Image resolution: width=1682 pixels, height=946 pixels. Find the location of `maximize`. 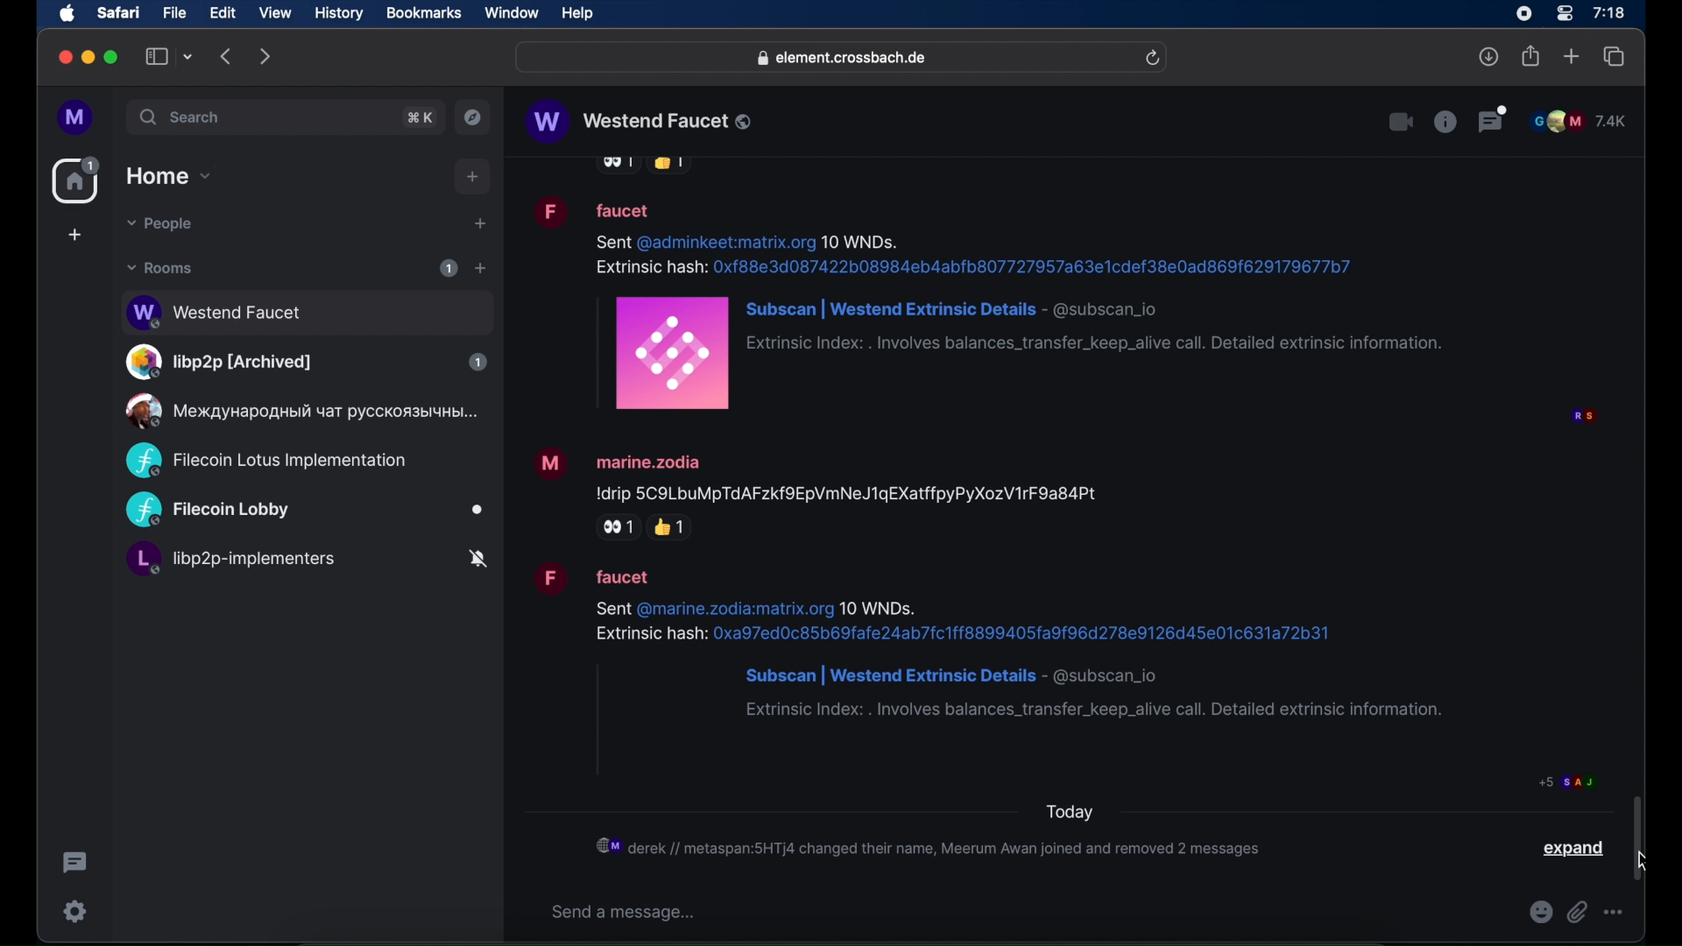

maximize is located at coordinates (113, 57).